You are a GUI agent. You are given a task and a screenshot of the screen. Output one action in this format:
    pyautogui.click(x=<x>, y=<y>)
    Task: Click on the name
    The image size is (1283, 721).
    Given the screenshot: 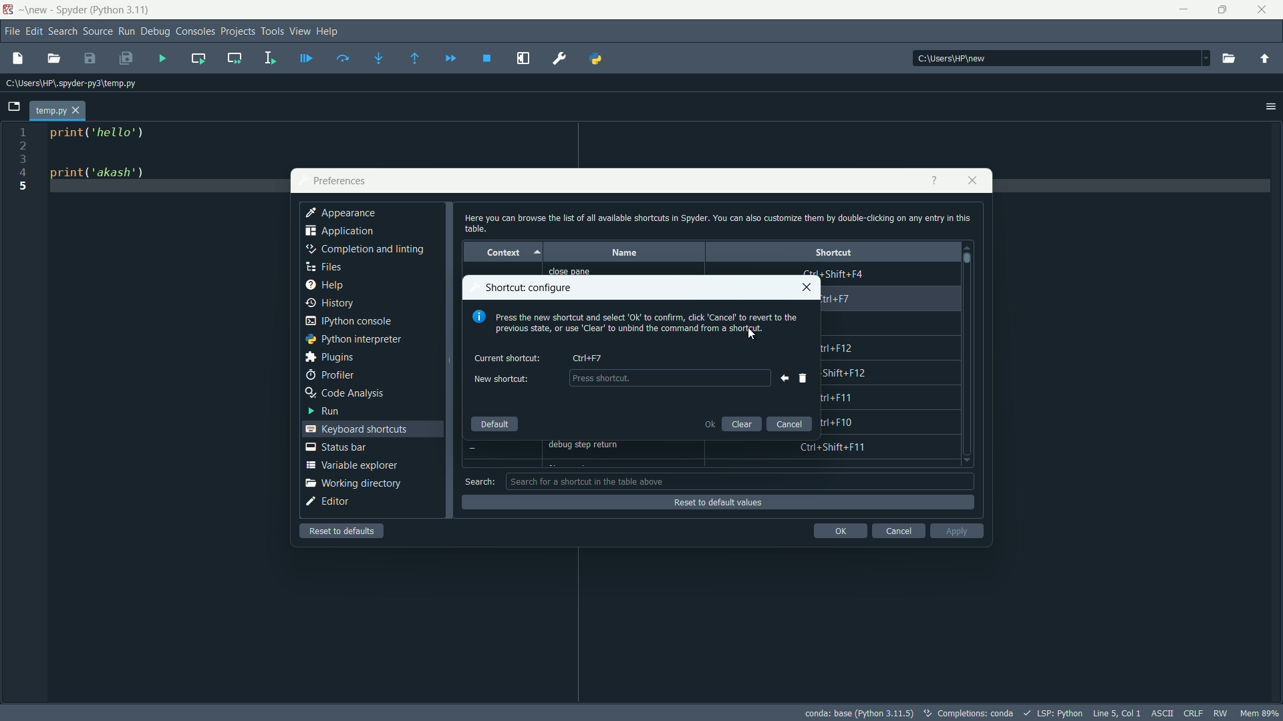 What is the action you would take?
    pyautogui.click(x=623, y=252)
    